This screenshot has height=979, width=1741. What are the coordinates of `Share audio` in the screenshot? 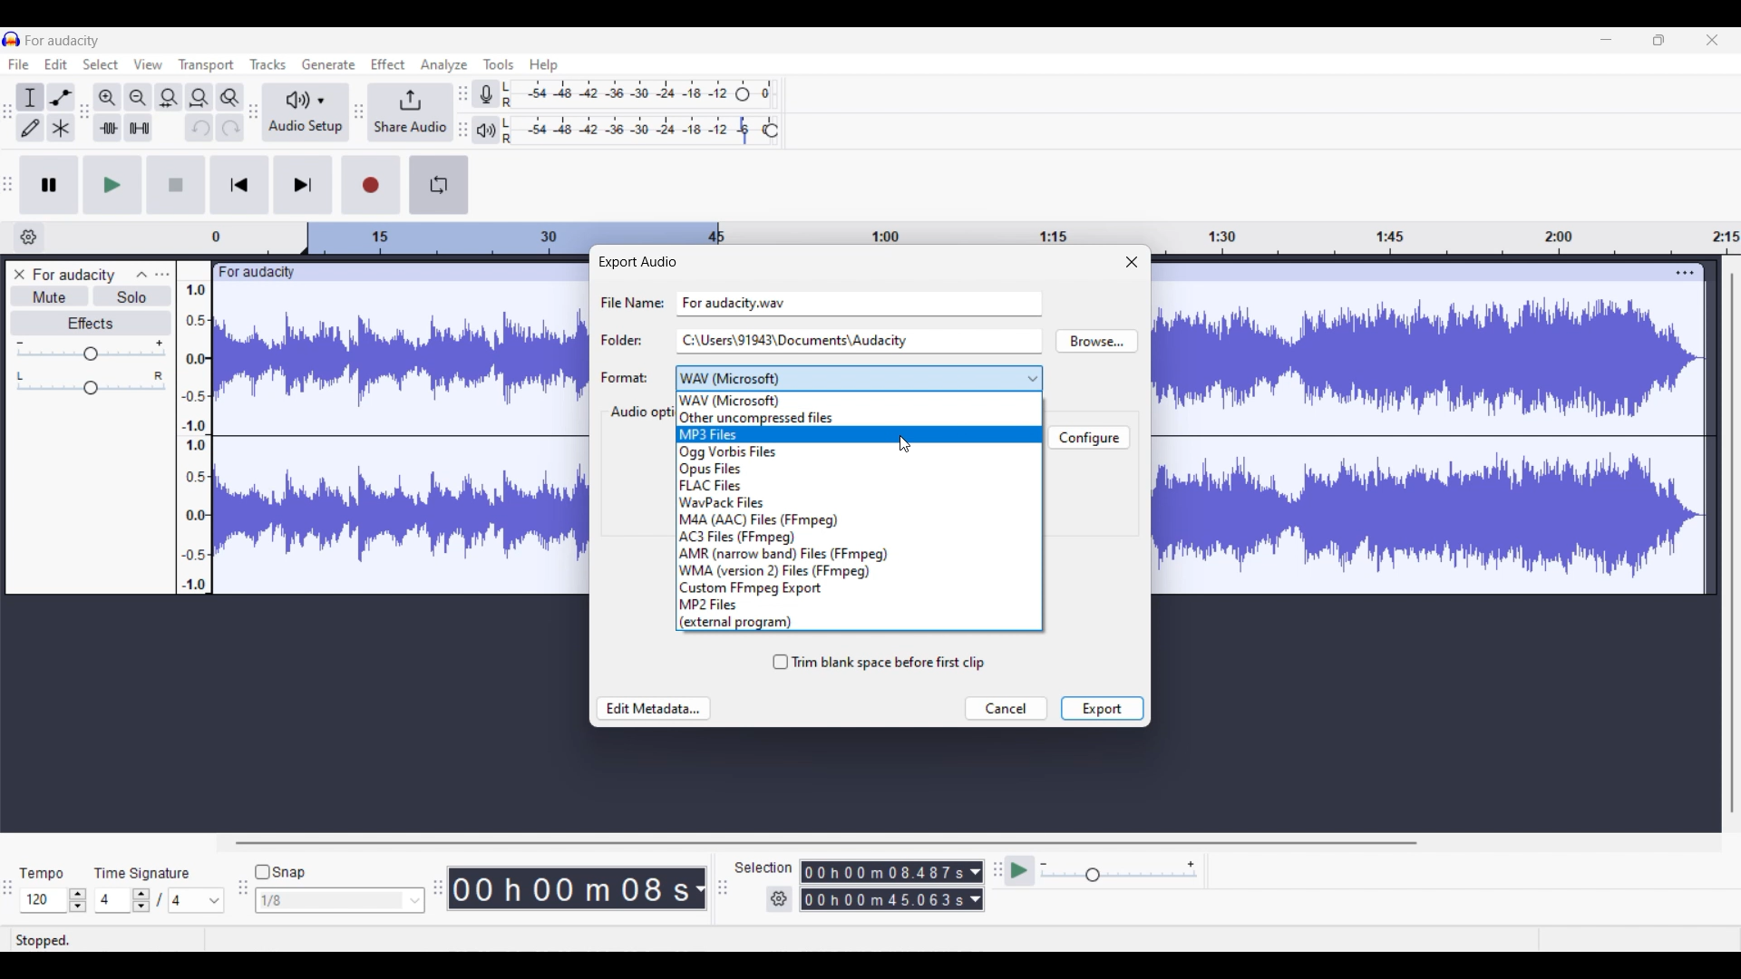 It's located at (410, 112).